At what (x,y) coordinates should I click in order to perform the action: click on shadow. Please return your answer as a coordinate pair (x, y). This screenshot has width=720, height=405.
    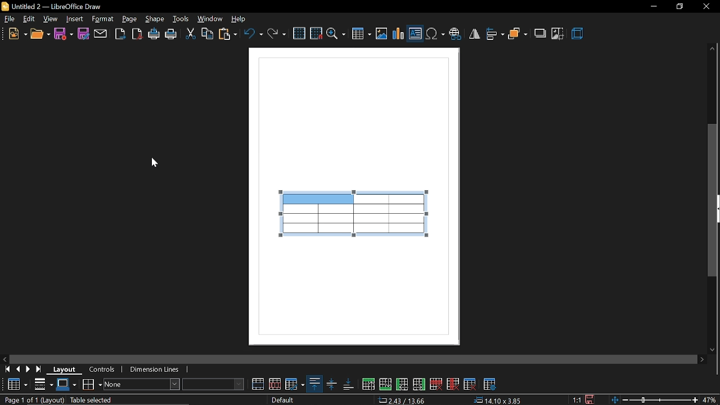
    Looking at the image, I should click on (539, 34).